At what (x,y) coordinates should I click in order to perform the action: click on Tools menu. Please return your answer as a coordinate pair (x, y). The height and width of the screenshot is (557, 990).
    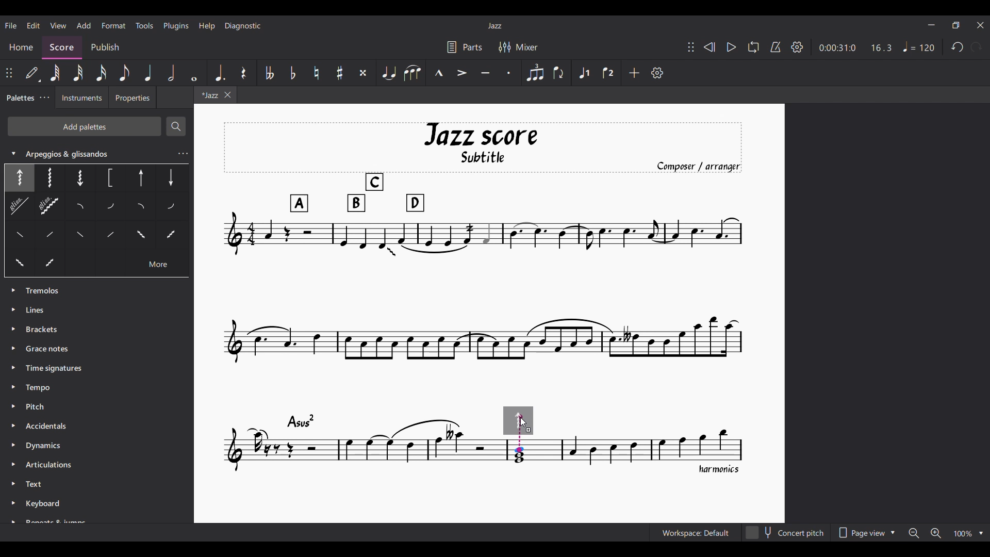
    Looking at the image, I should click on (144, 25).